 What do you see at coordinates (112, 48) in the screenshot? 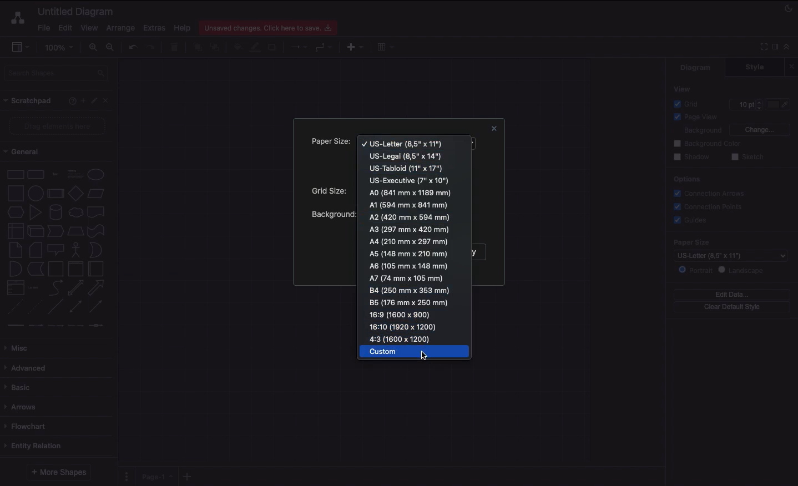
I see `Zoom out` at bounding box center [112, 48].